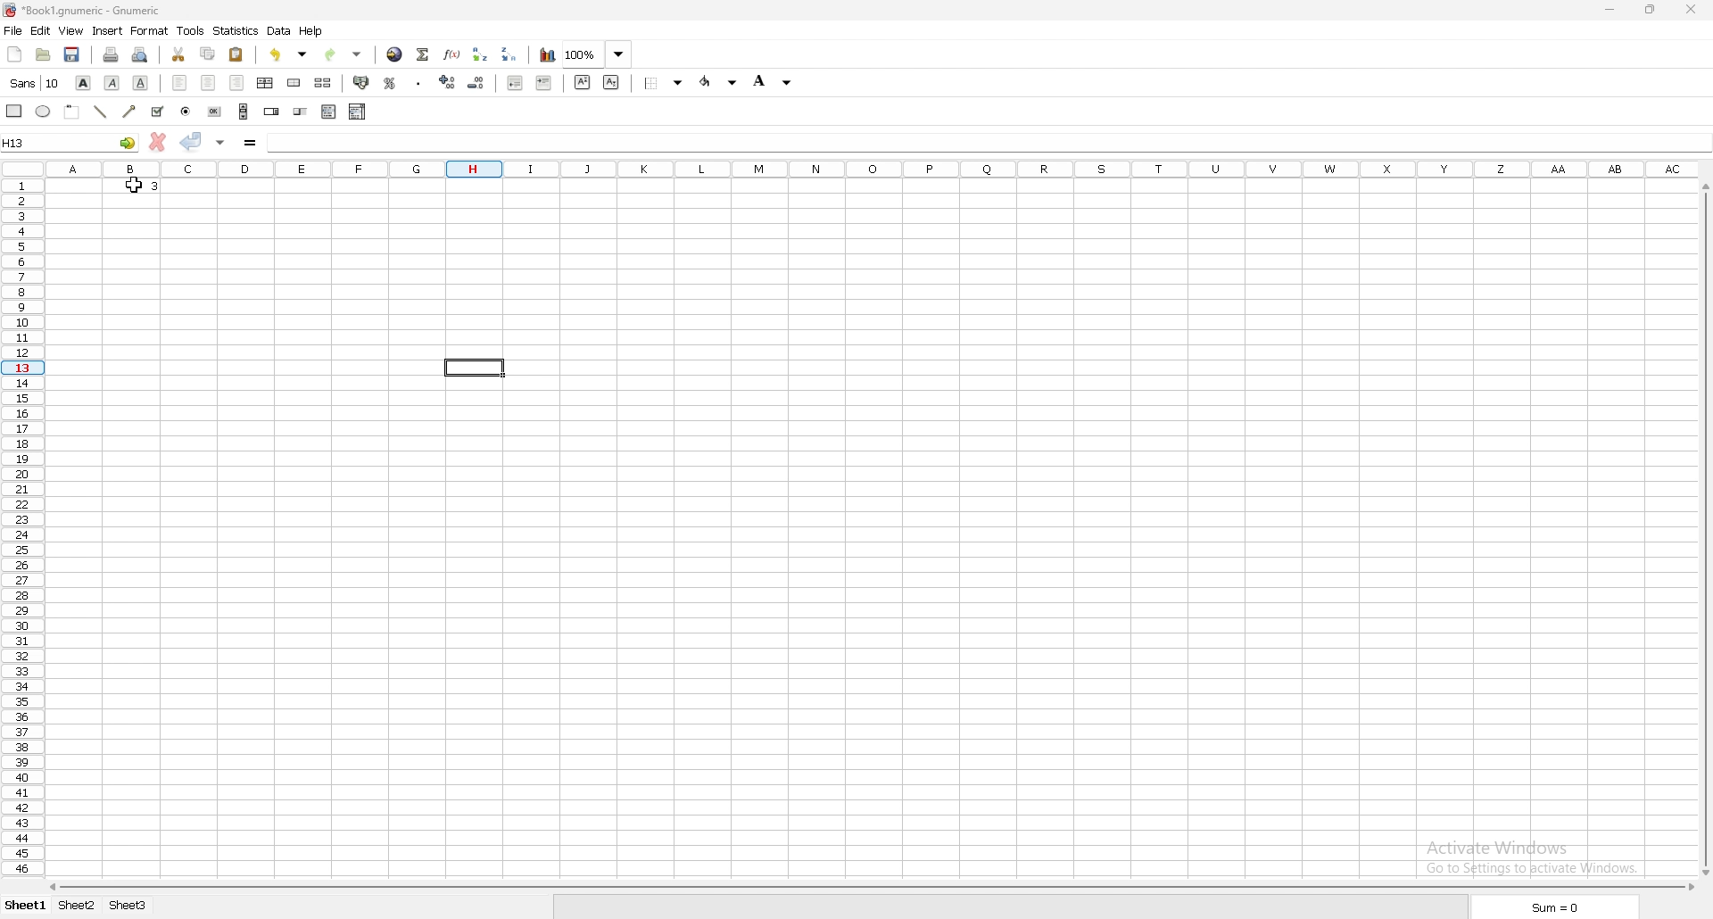  I want to click on cancel changes, so click(158, 142).